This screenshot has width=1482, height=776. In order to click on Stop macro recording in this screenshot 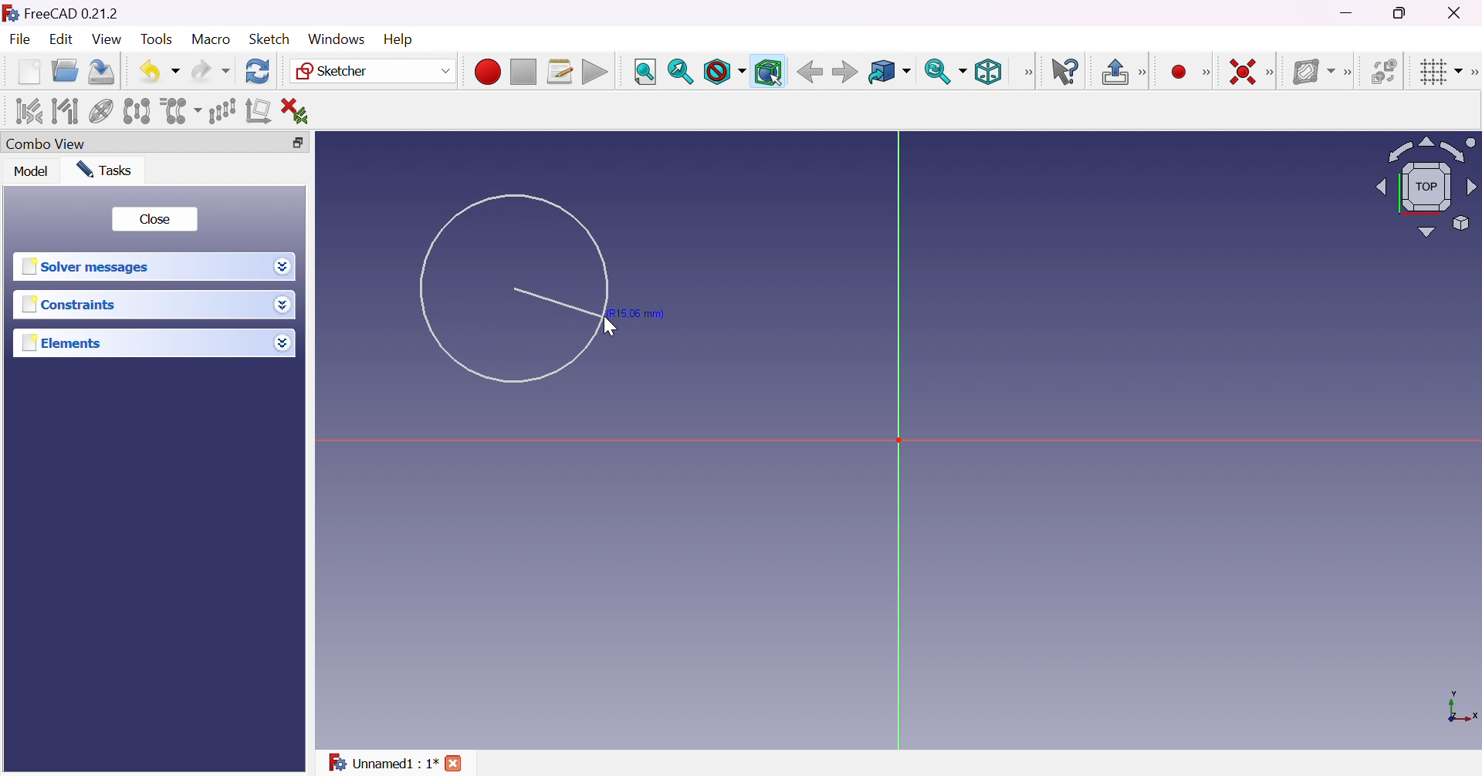, I will do `click(522, 73)`.